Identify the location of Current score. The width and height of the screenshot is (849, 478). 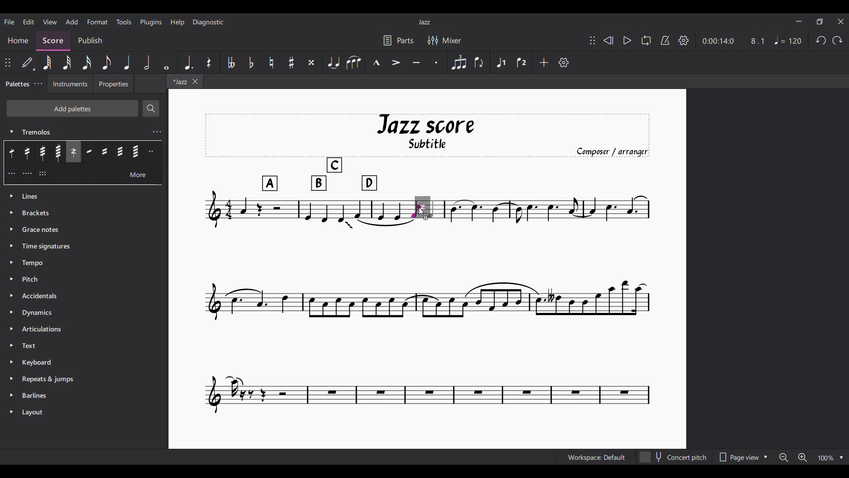
(541, 208).